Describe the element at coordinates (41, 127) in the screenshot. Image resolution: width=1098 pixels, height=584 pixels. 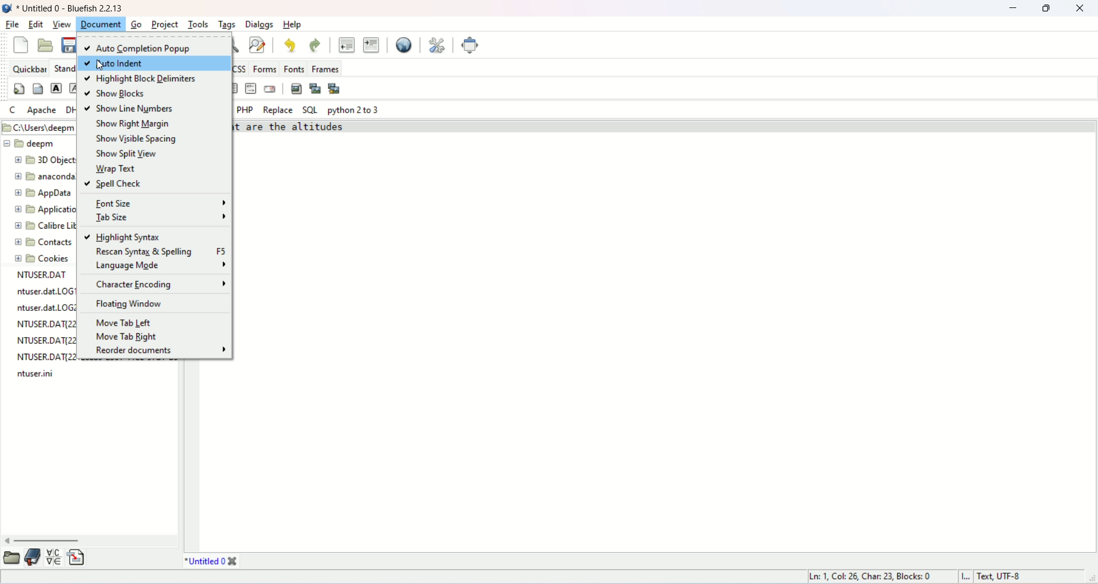
I see `location` at that location.